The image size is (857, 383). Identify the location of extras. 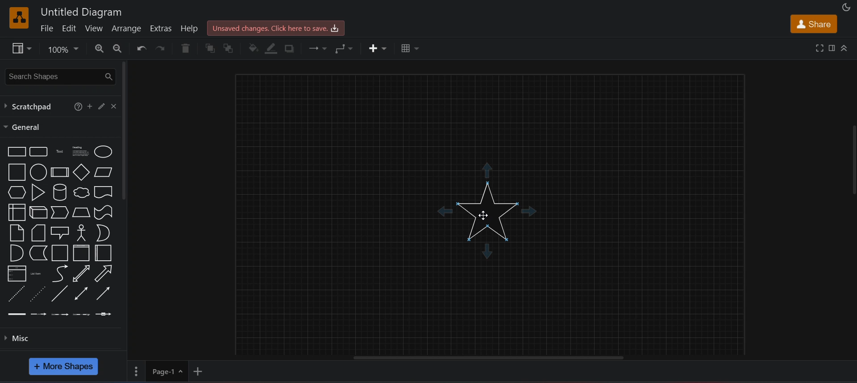
(159, 28).